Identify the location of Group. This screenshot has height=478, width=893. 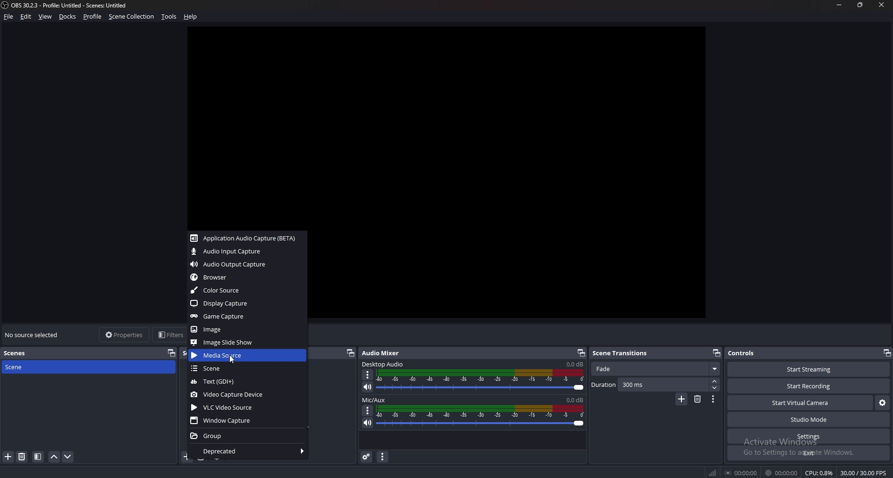
(248, 435).